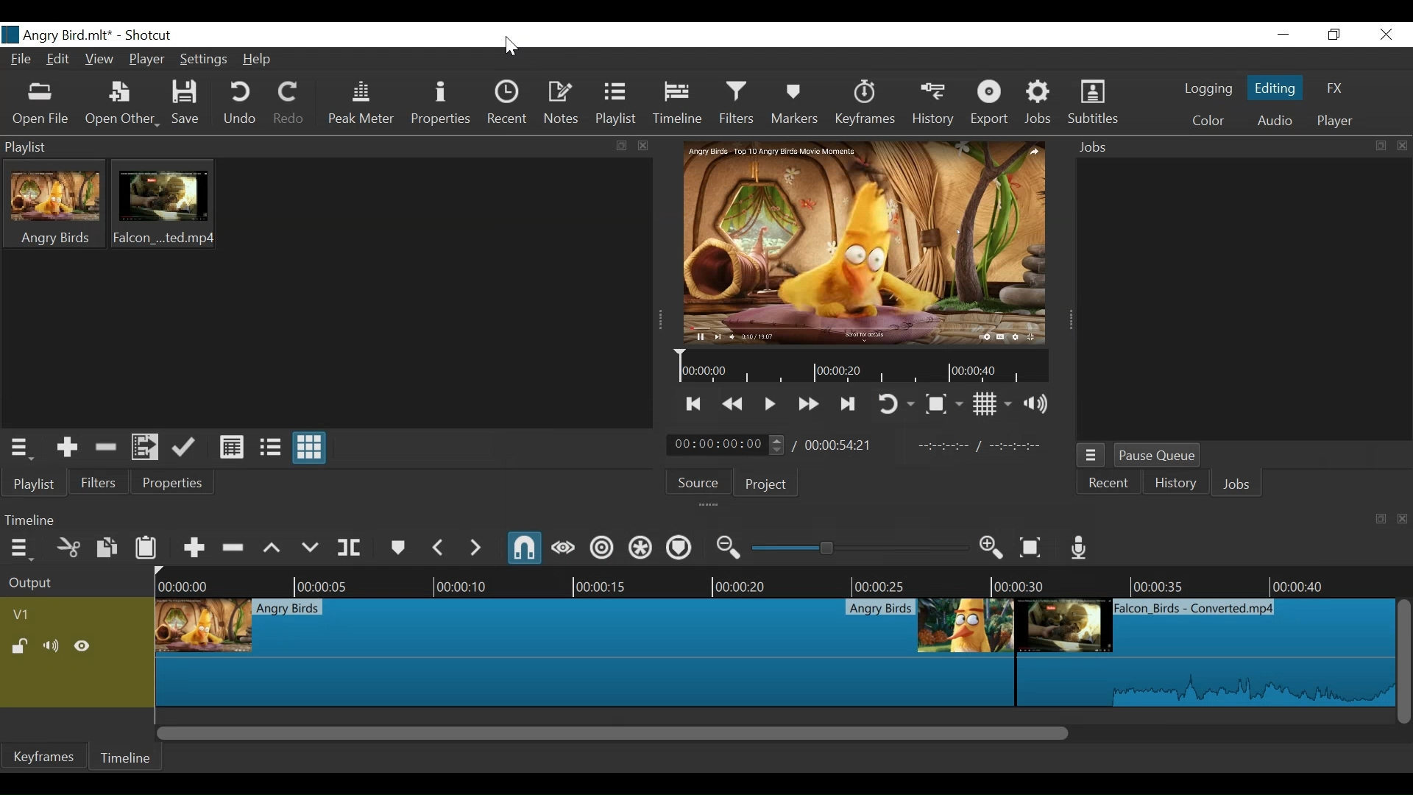 Image resolution: width=1413 pixels, height=795 pixels. I want to click on Timeline, so click(125, 757).